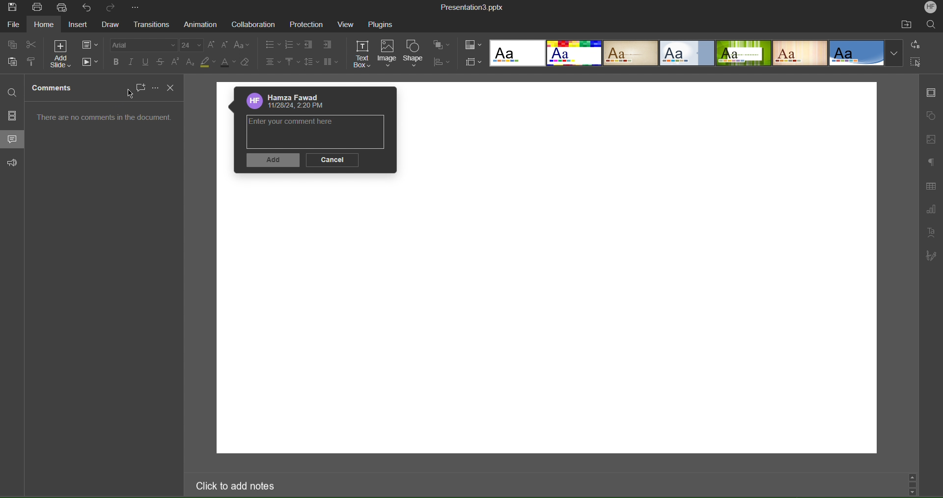 Image resolution: width=943 pixels, height=498 pixels. Describe the element at coordinates (63, 8) in the screenshot. I see `Quick Print` at that location.